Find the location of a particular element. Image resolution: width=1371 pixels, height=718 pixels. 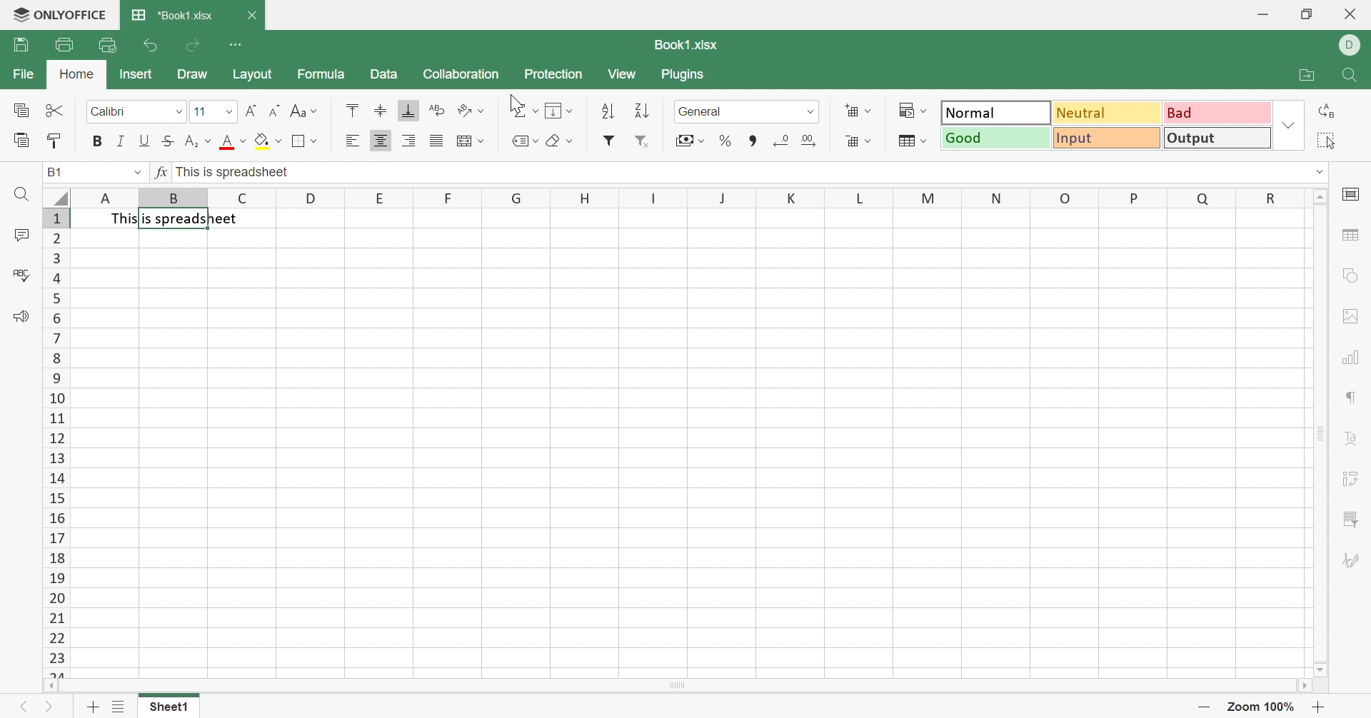

Calibri is located at coordinates (111, 112).